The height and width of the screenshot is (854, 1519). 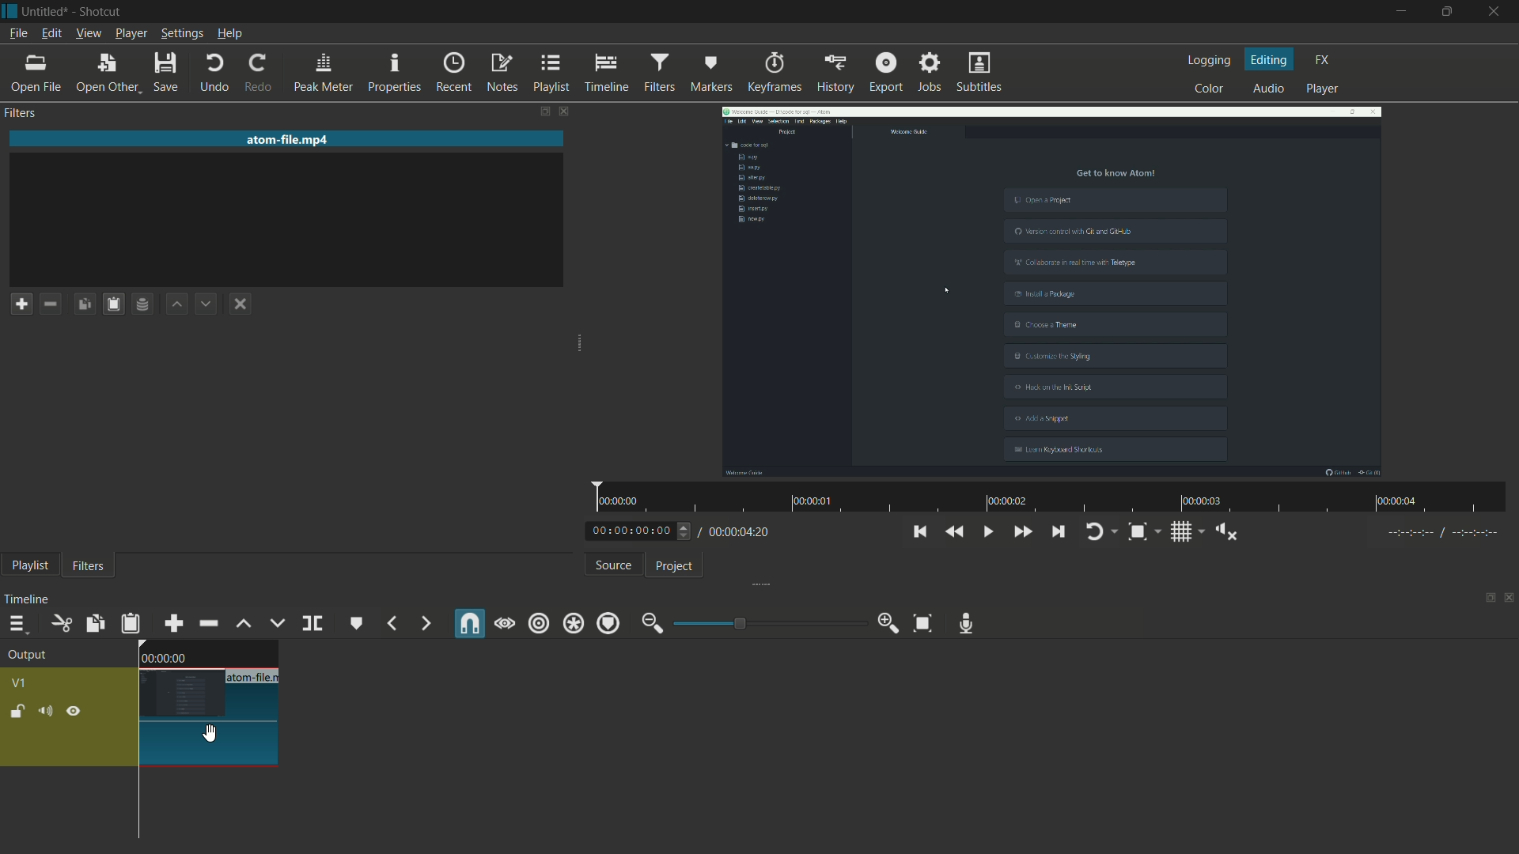 What do you see at coordinates (712, 71) in the screenshot?
I see `markers` at bounding box center [712, 71].